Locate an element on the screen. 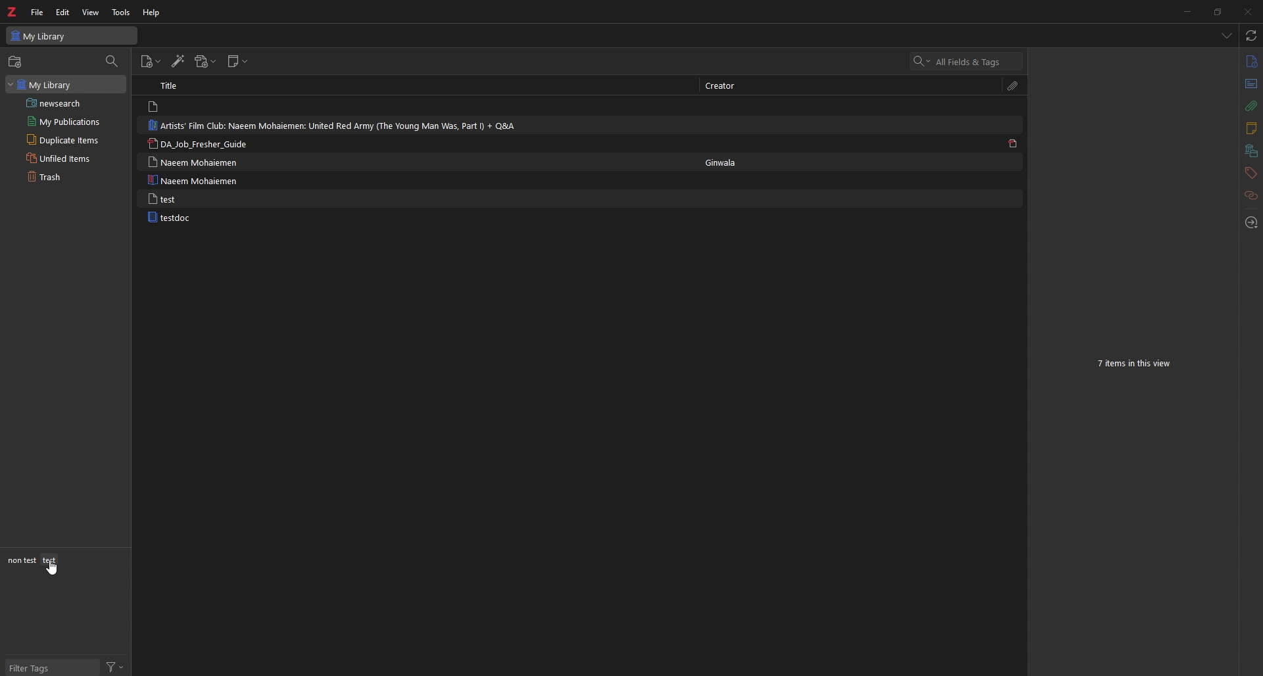 The width and height of the screenshot is (1263, 676). 7 items in this view is located at coordinates (1133, 364).